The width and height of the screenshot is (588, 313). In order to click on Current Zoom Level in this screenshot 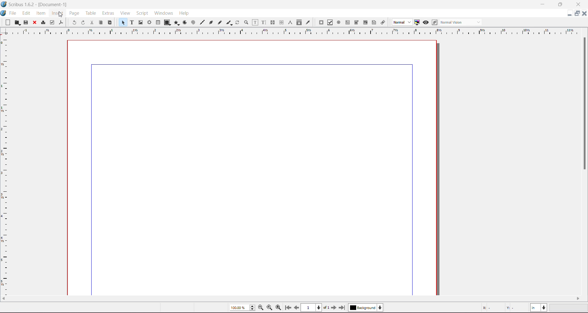, I will do `click(243, 307)`.